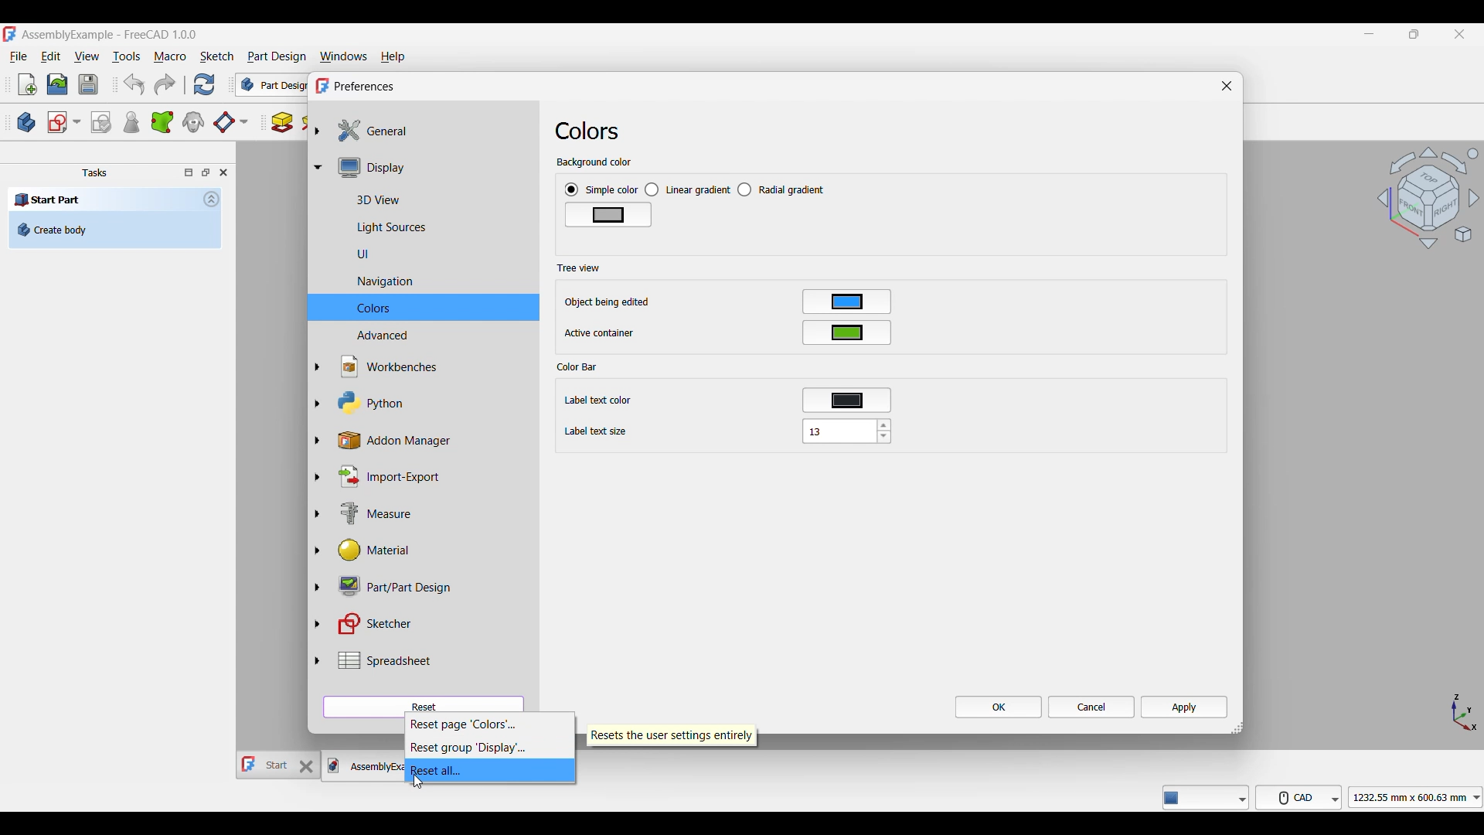  Describe the element at coordinates (362, 513) in the screenshot. I see `Measure ` at that location.